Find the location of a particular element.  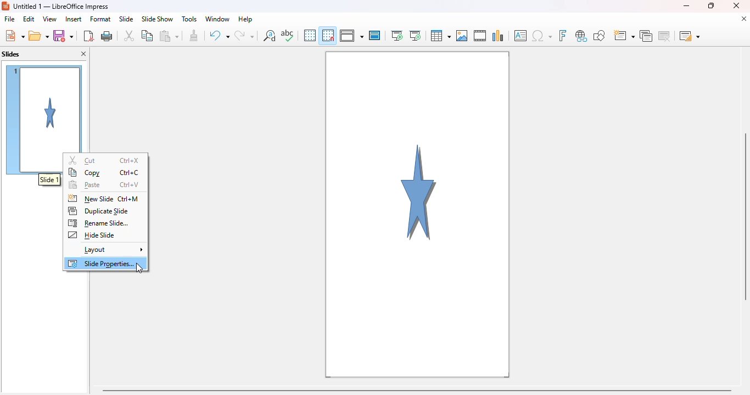

paste is located at coordinates (169, 35).